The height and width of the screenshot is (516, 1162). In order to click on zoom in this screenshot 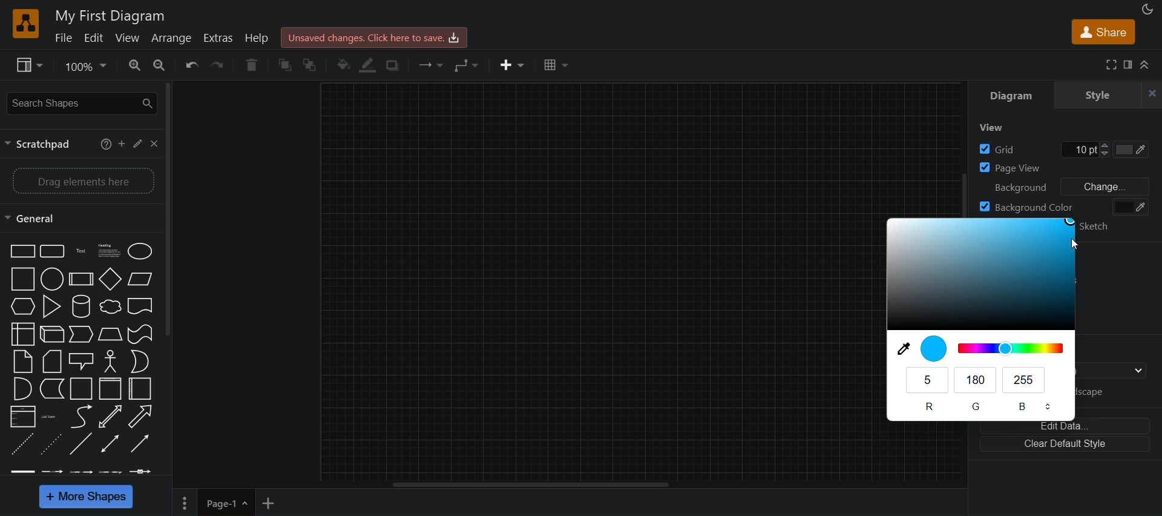, I will do `click(84, 65)`.